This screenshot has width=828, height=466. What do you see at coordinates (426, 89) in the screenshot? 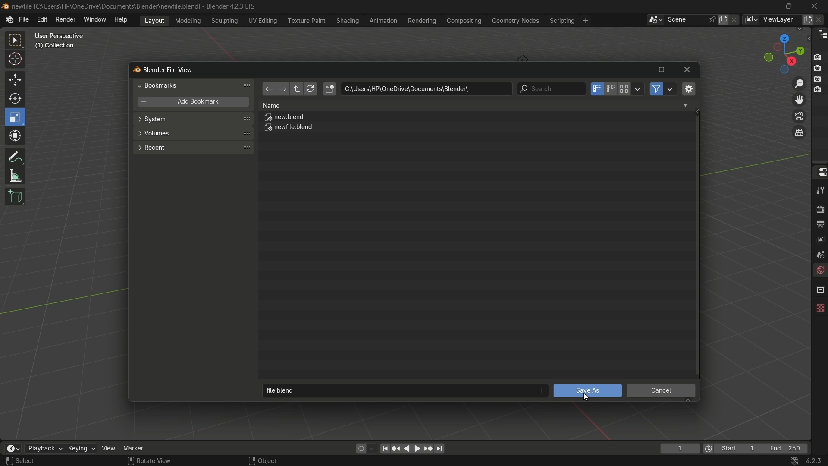
I see `location` at bounding box center [426, 89].